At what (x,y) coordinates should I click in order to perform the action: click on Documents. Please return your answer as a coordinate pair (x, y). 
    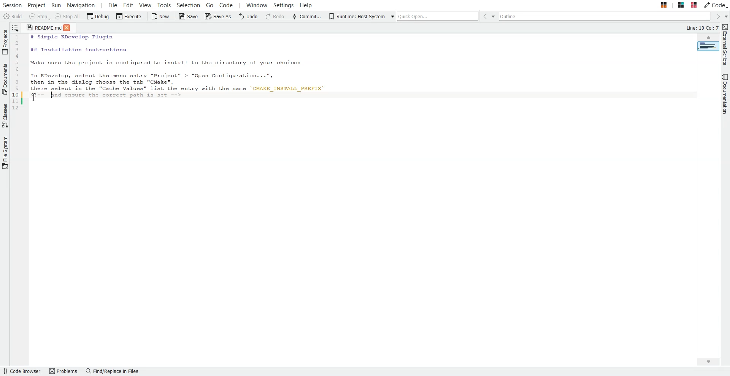
    Looking at the image, I should click on (5, 79).